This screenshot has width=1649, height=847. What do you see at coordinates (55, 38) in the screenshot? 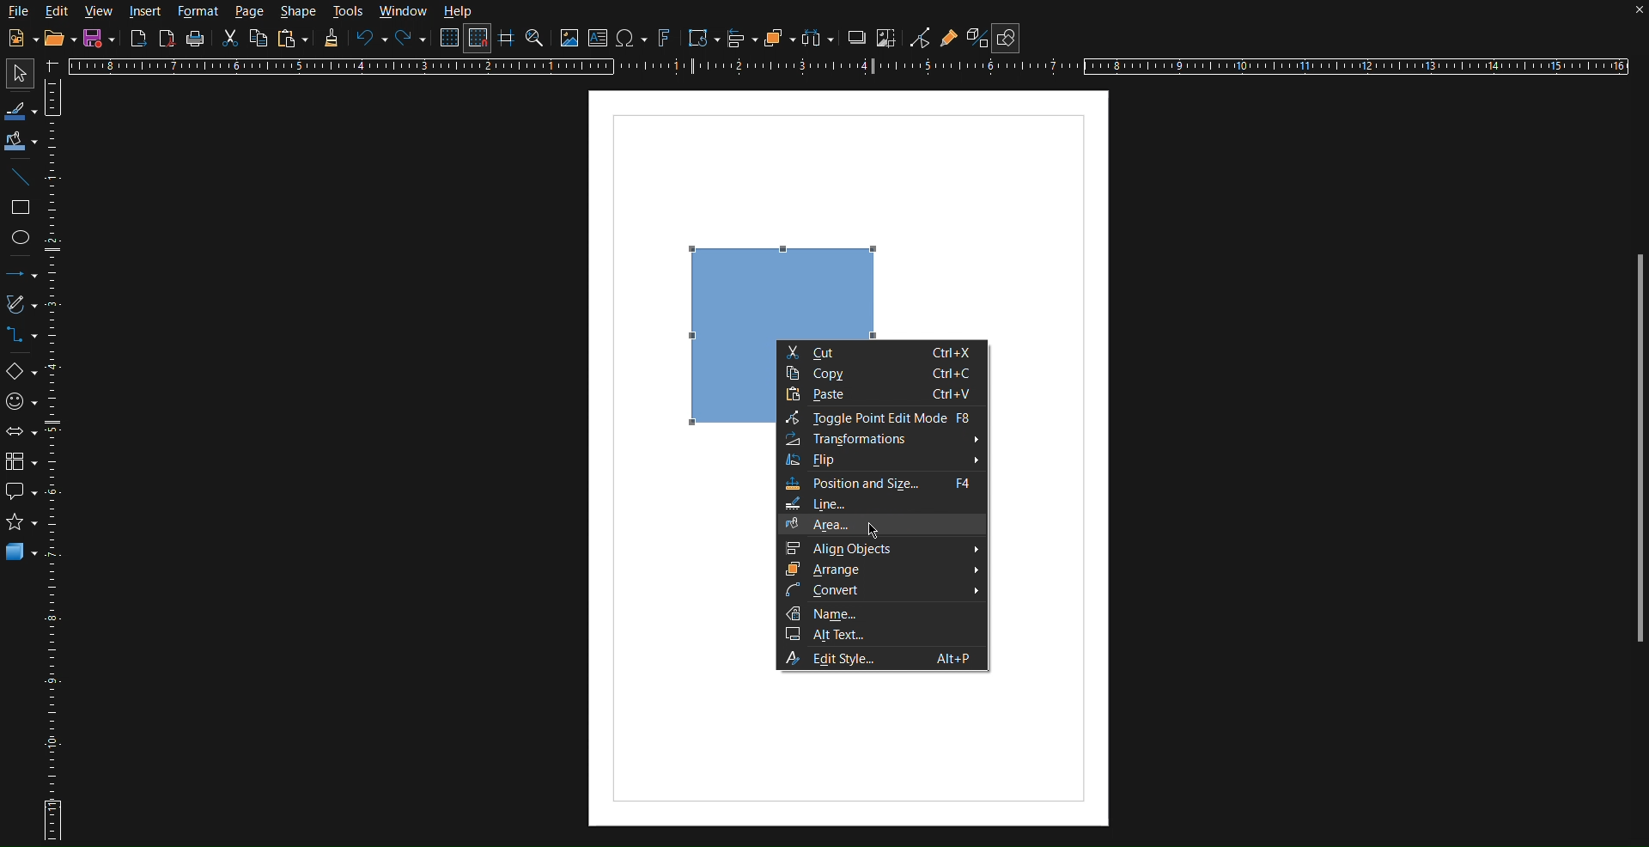
I see `Open` at bounding box center [55, 38].